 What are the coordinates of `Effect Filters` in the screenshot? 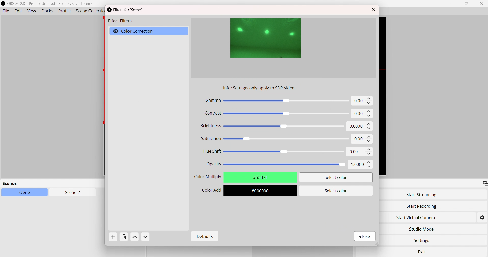 It's located at (120, 22).